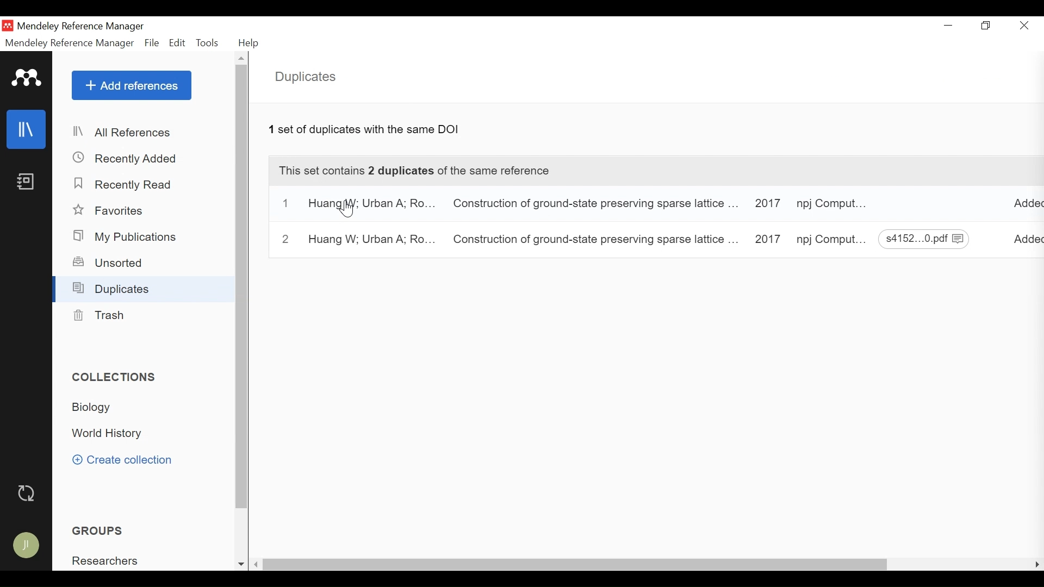  I want to click on This Set Contains 2 duplicates of the same reference, so click(654, 172).